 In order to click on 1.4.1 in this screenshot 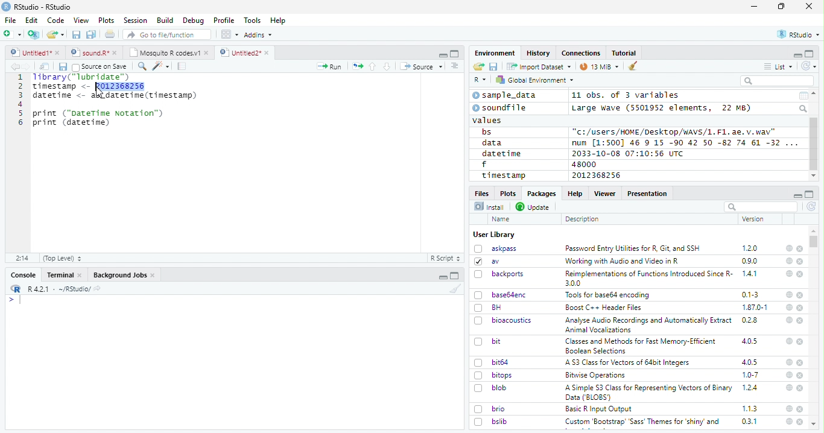, I will do `click(750, 273)`.